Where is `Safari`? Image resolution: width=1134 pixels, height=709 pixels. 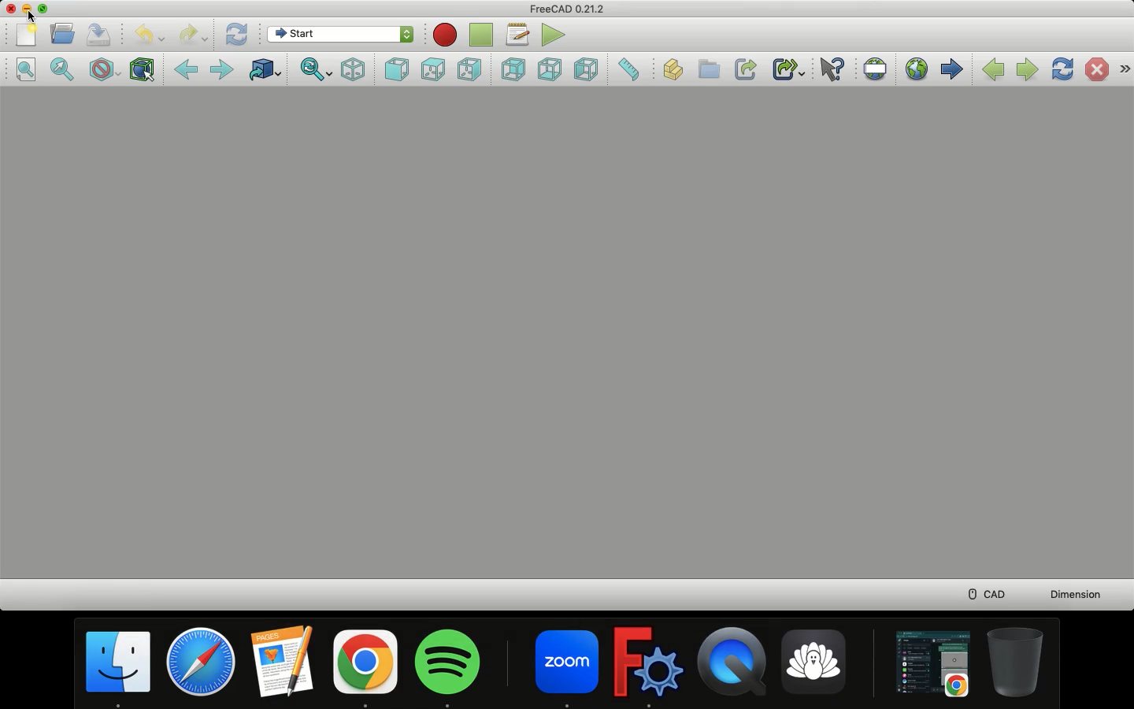
Safari is located at coordinates (203, 664).